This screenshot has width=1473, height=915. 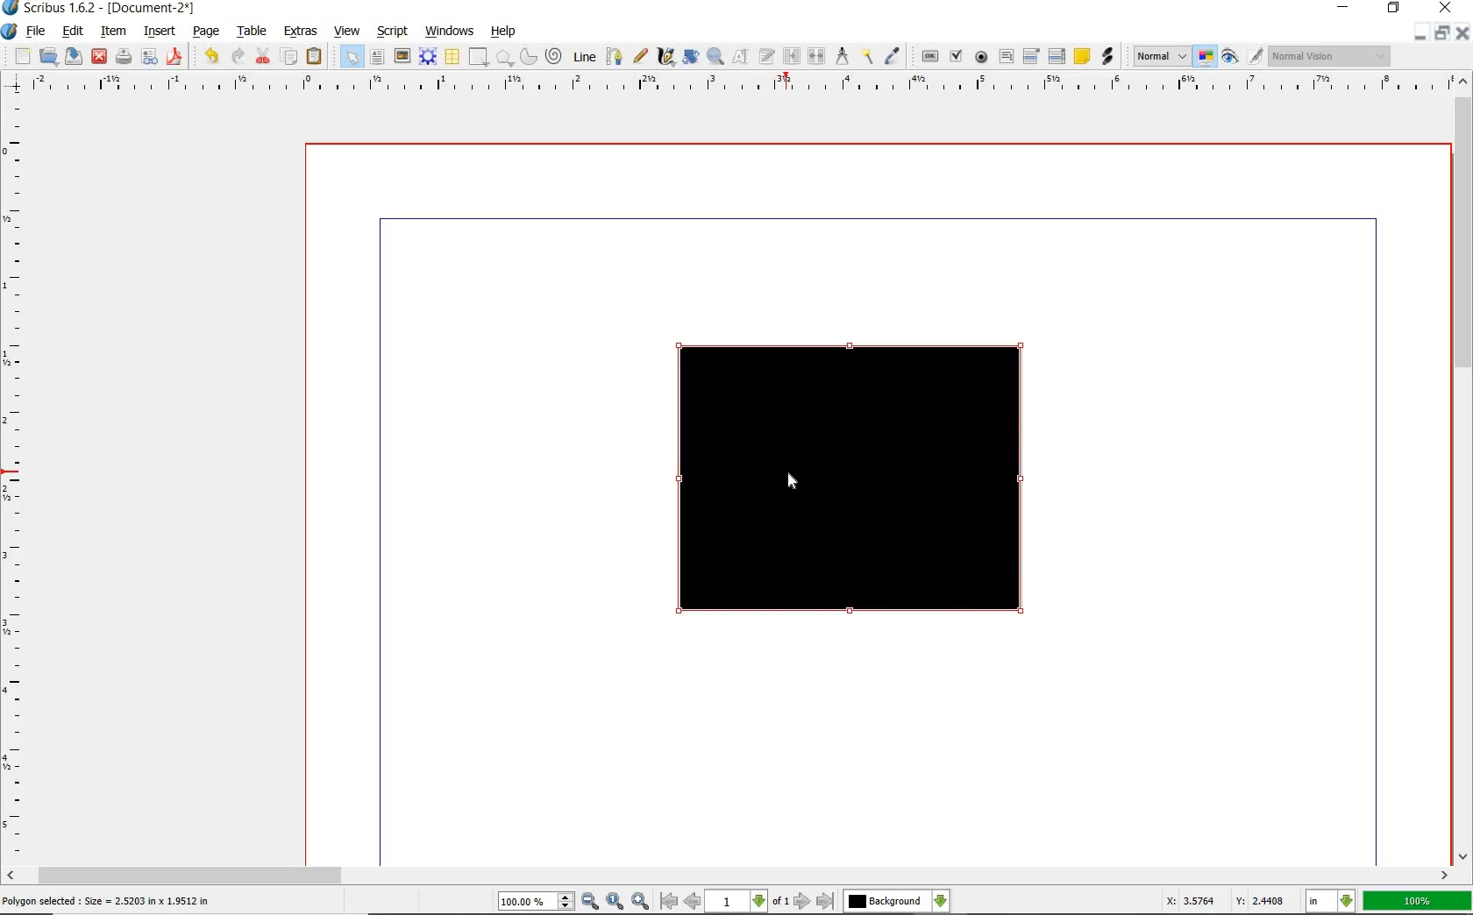 What do you see at coordinates (1418, 38) in the screenshot?
I see `MINIMIZE` at bounding box center [1418, 38].